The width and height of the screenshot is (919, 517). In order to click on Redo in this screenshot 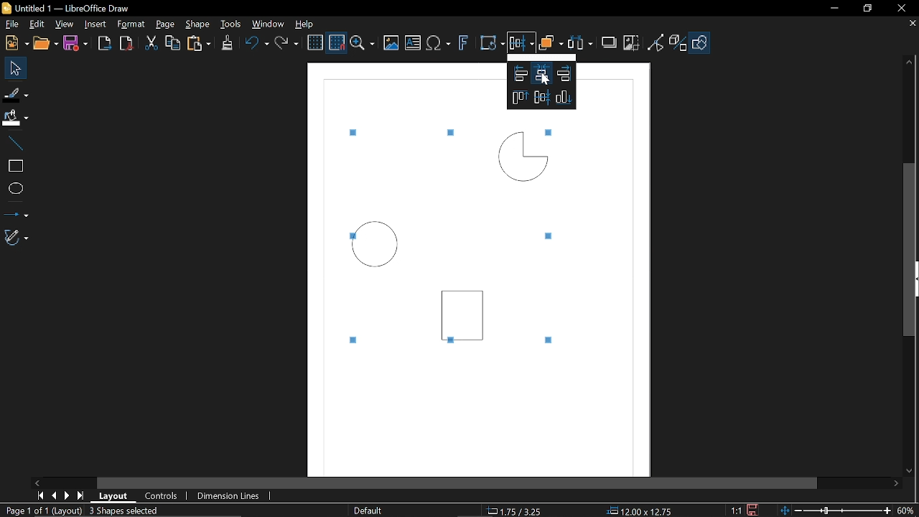, I will do `click(289, 44)`.